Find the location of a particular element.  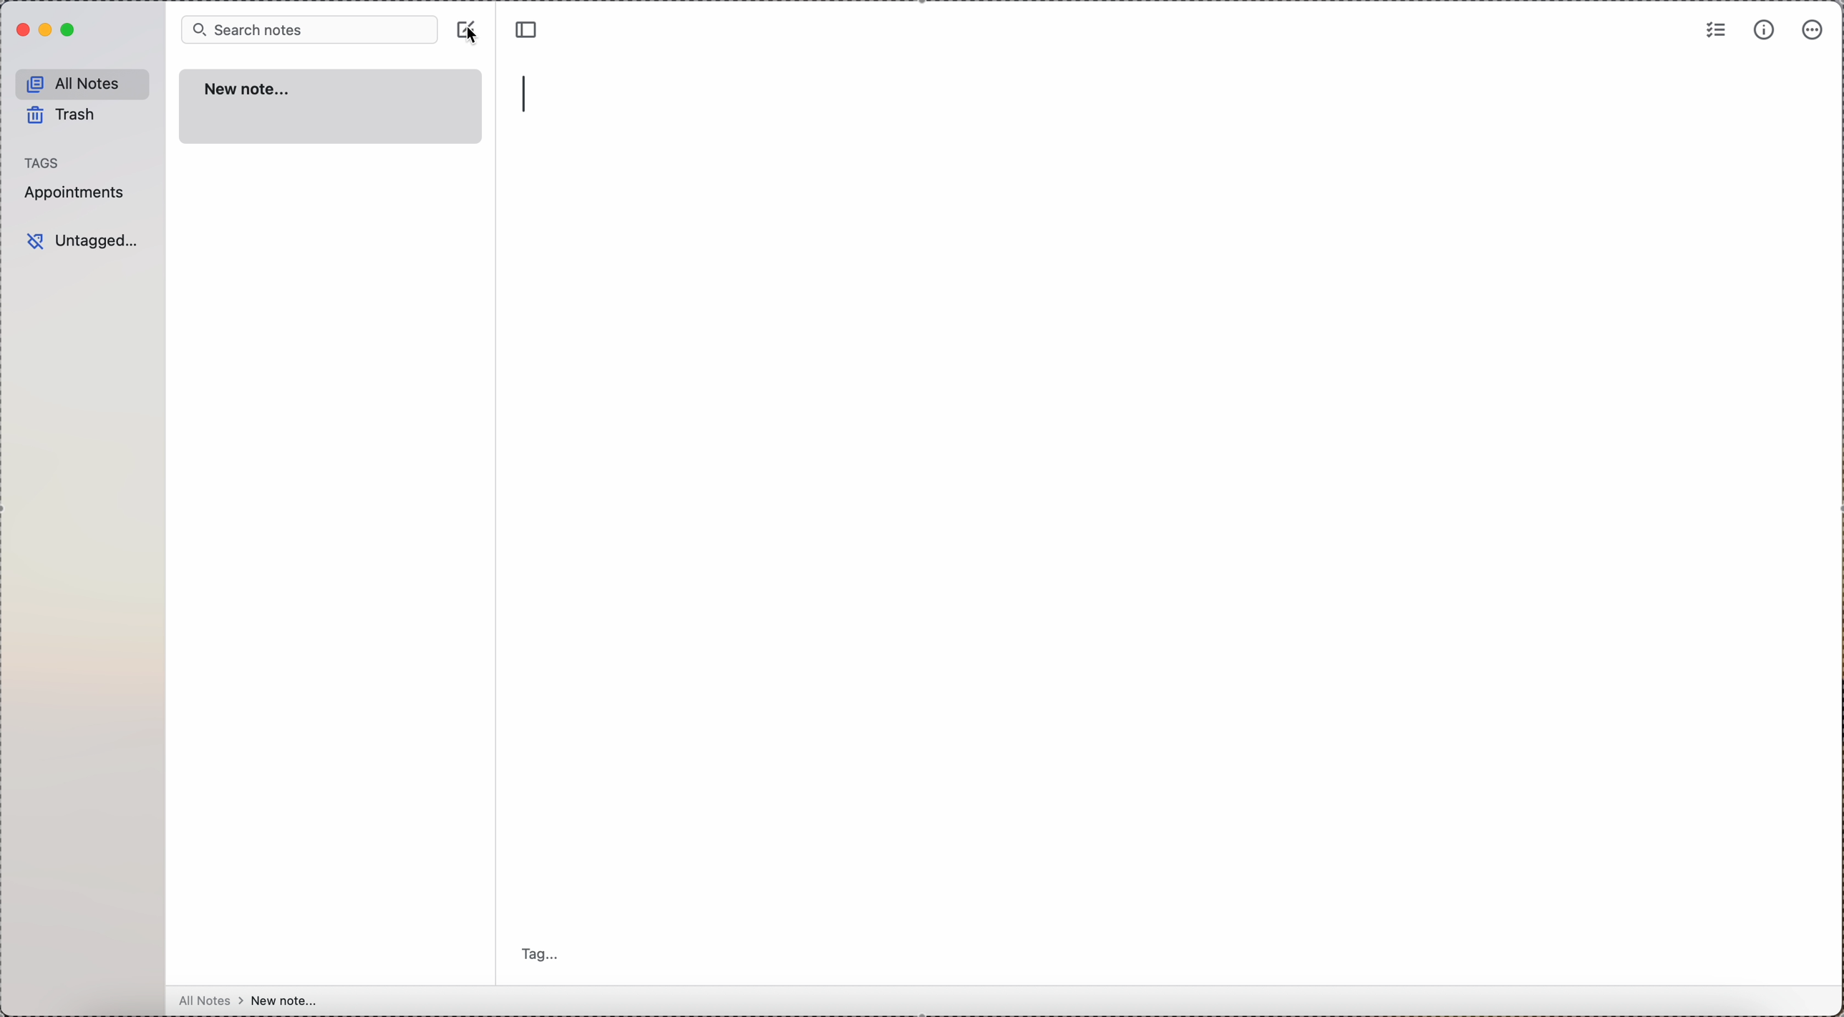

metrics is located at coordinates (1765, 29).